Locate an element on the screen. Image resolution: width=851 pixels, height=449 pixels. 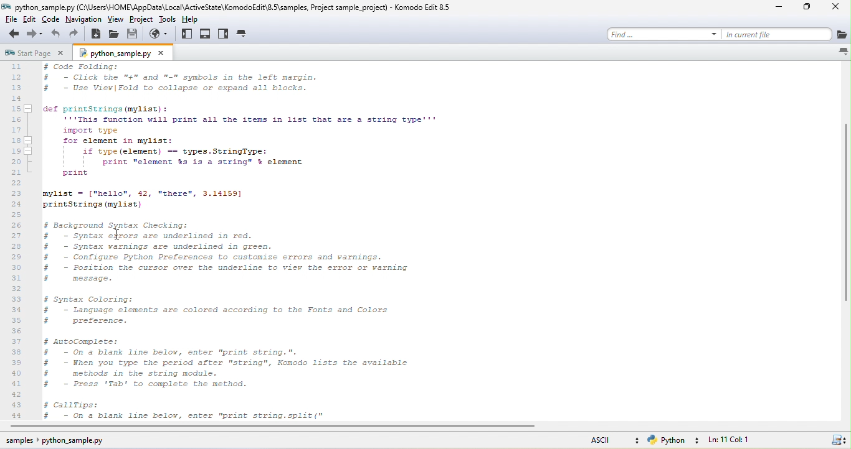
redo is located at coordinates (75, 36).